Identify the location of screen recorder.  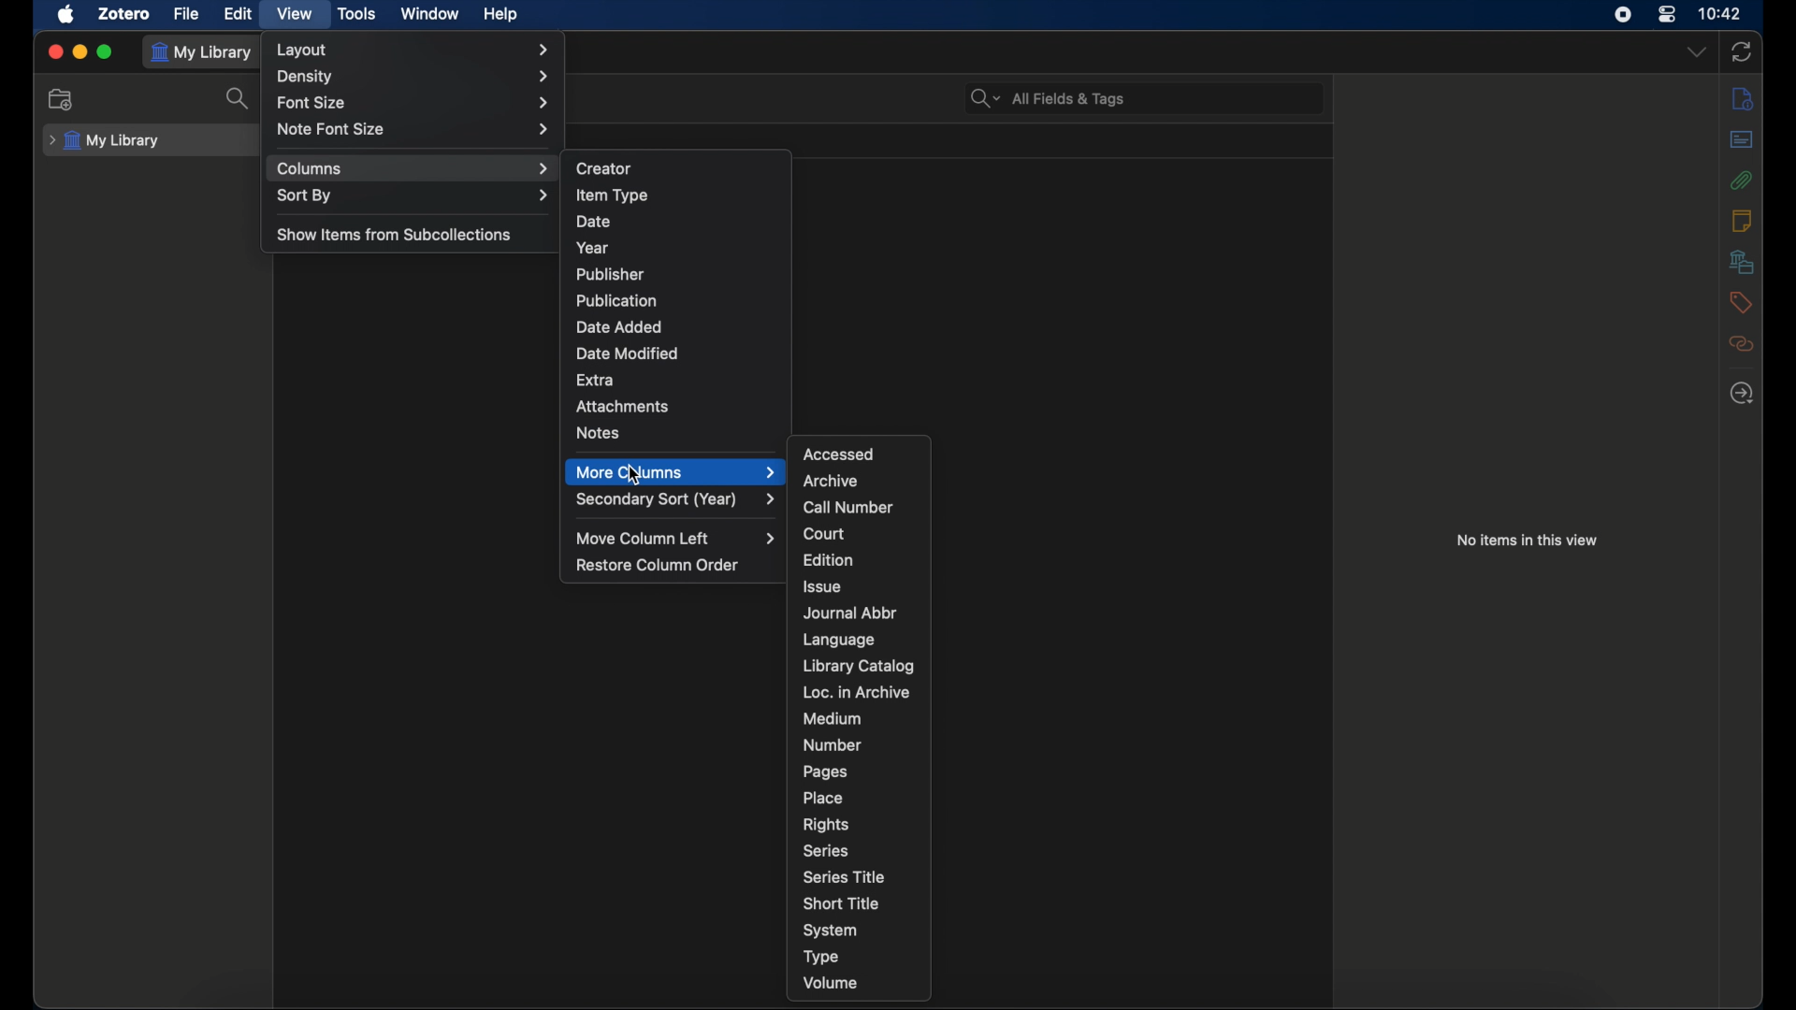
(1623, 14).